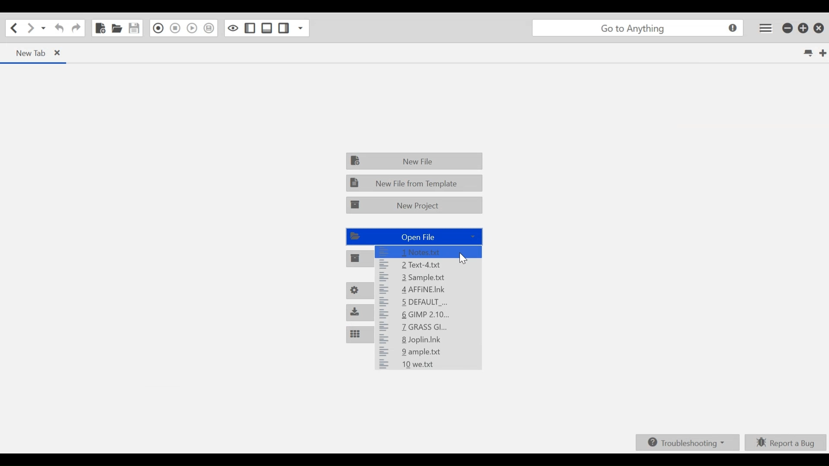 Image resolution: width=829 pixels, height=466 pixels. What do you see at coordinates (250, 28) in the screenshot?
I see `Show/Hide left Pane` at bounding box center [250, 28].